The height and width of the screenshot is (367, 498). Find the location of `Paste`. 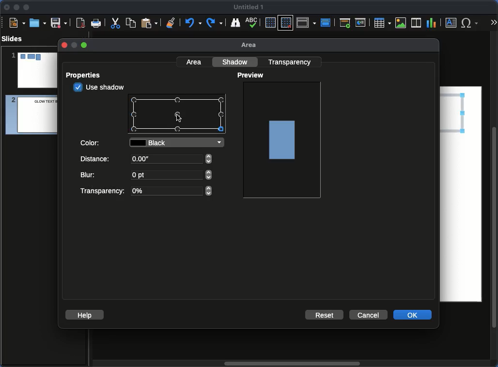

Paste is located at coordinates (149, 22).